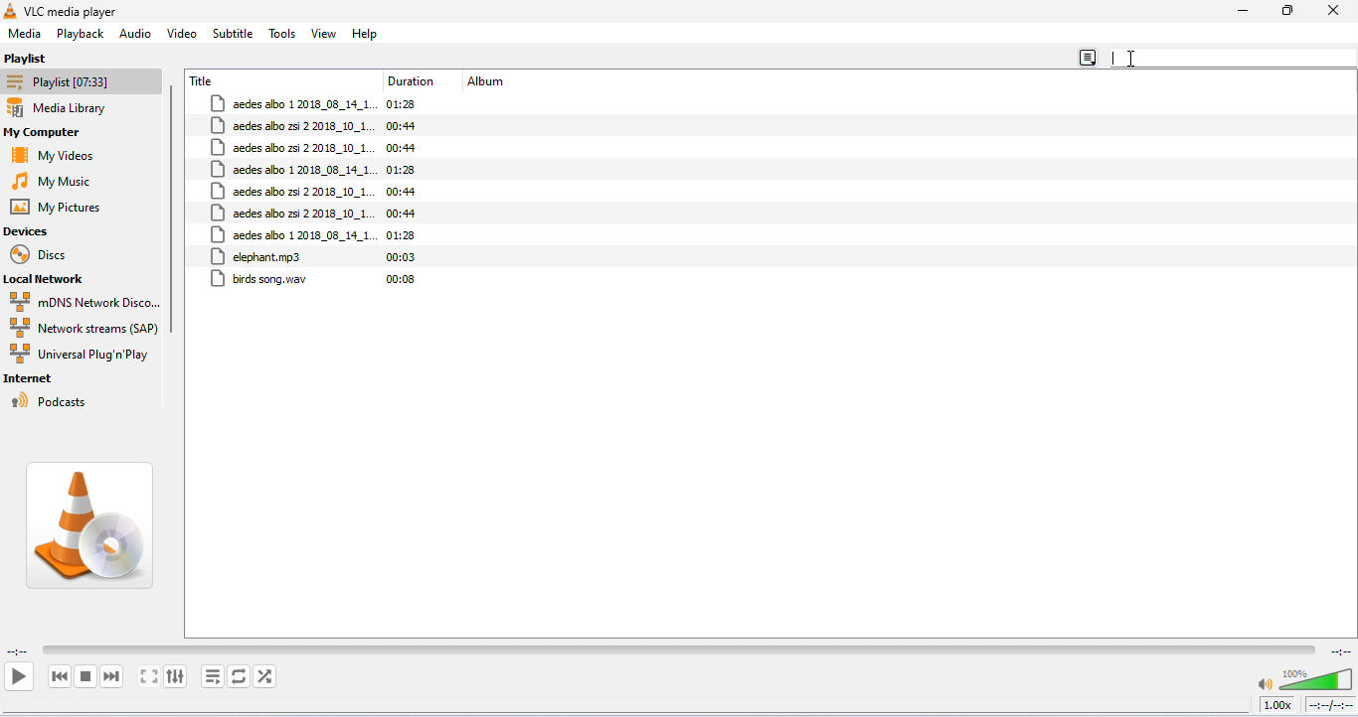 This screenshot has height=717, width=1358. I want to click on minimize, so click(1242, 12).